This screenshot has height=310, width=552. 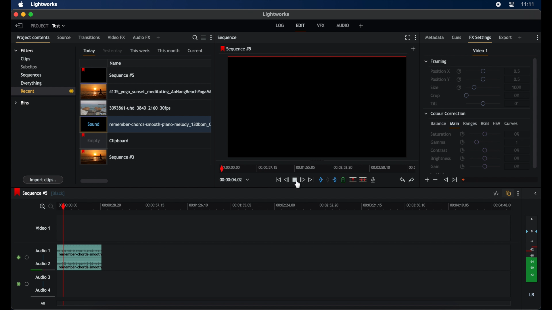 I want to click on video clip, so click(x=126, y=108).